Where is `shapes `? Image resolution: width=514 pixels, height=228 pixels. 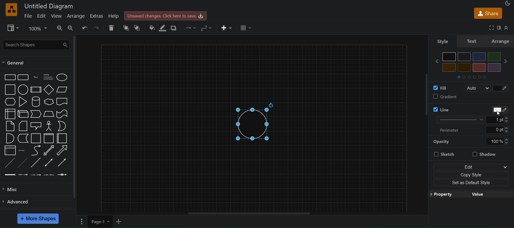 shapes  is located at coordinates (257, 122).